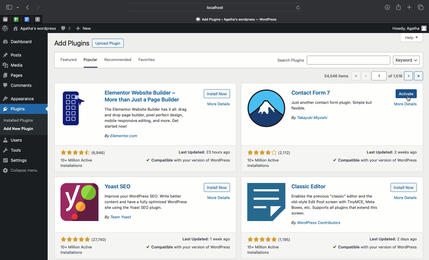  Describe the element at coordinates (147, 207) in the screenshot. I see `Informational text` at that location.